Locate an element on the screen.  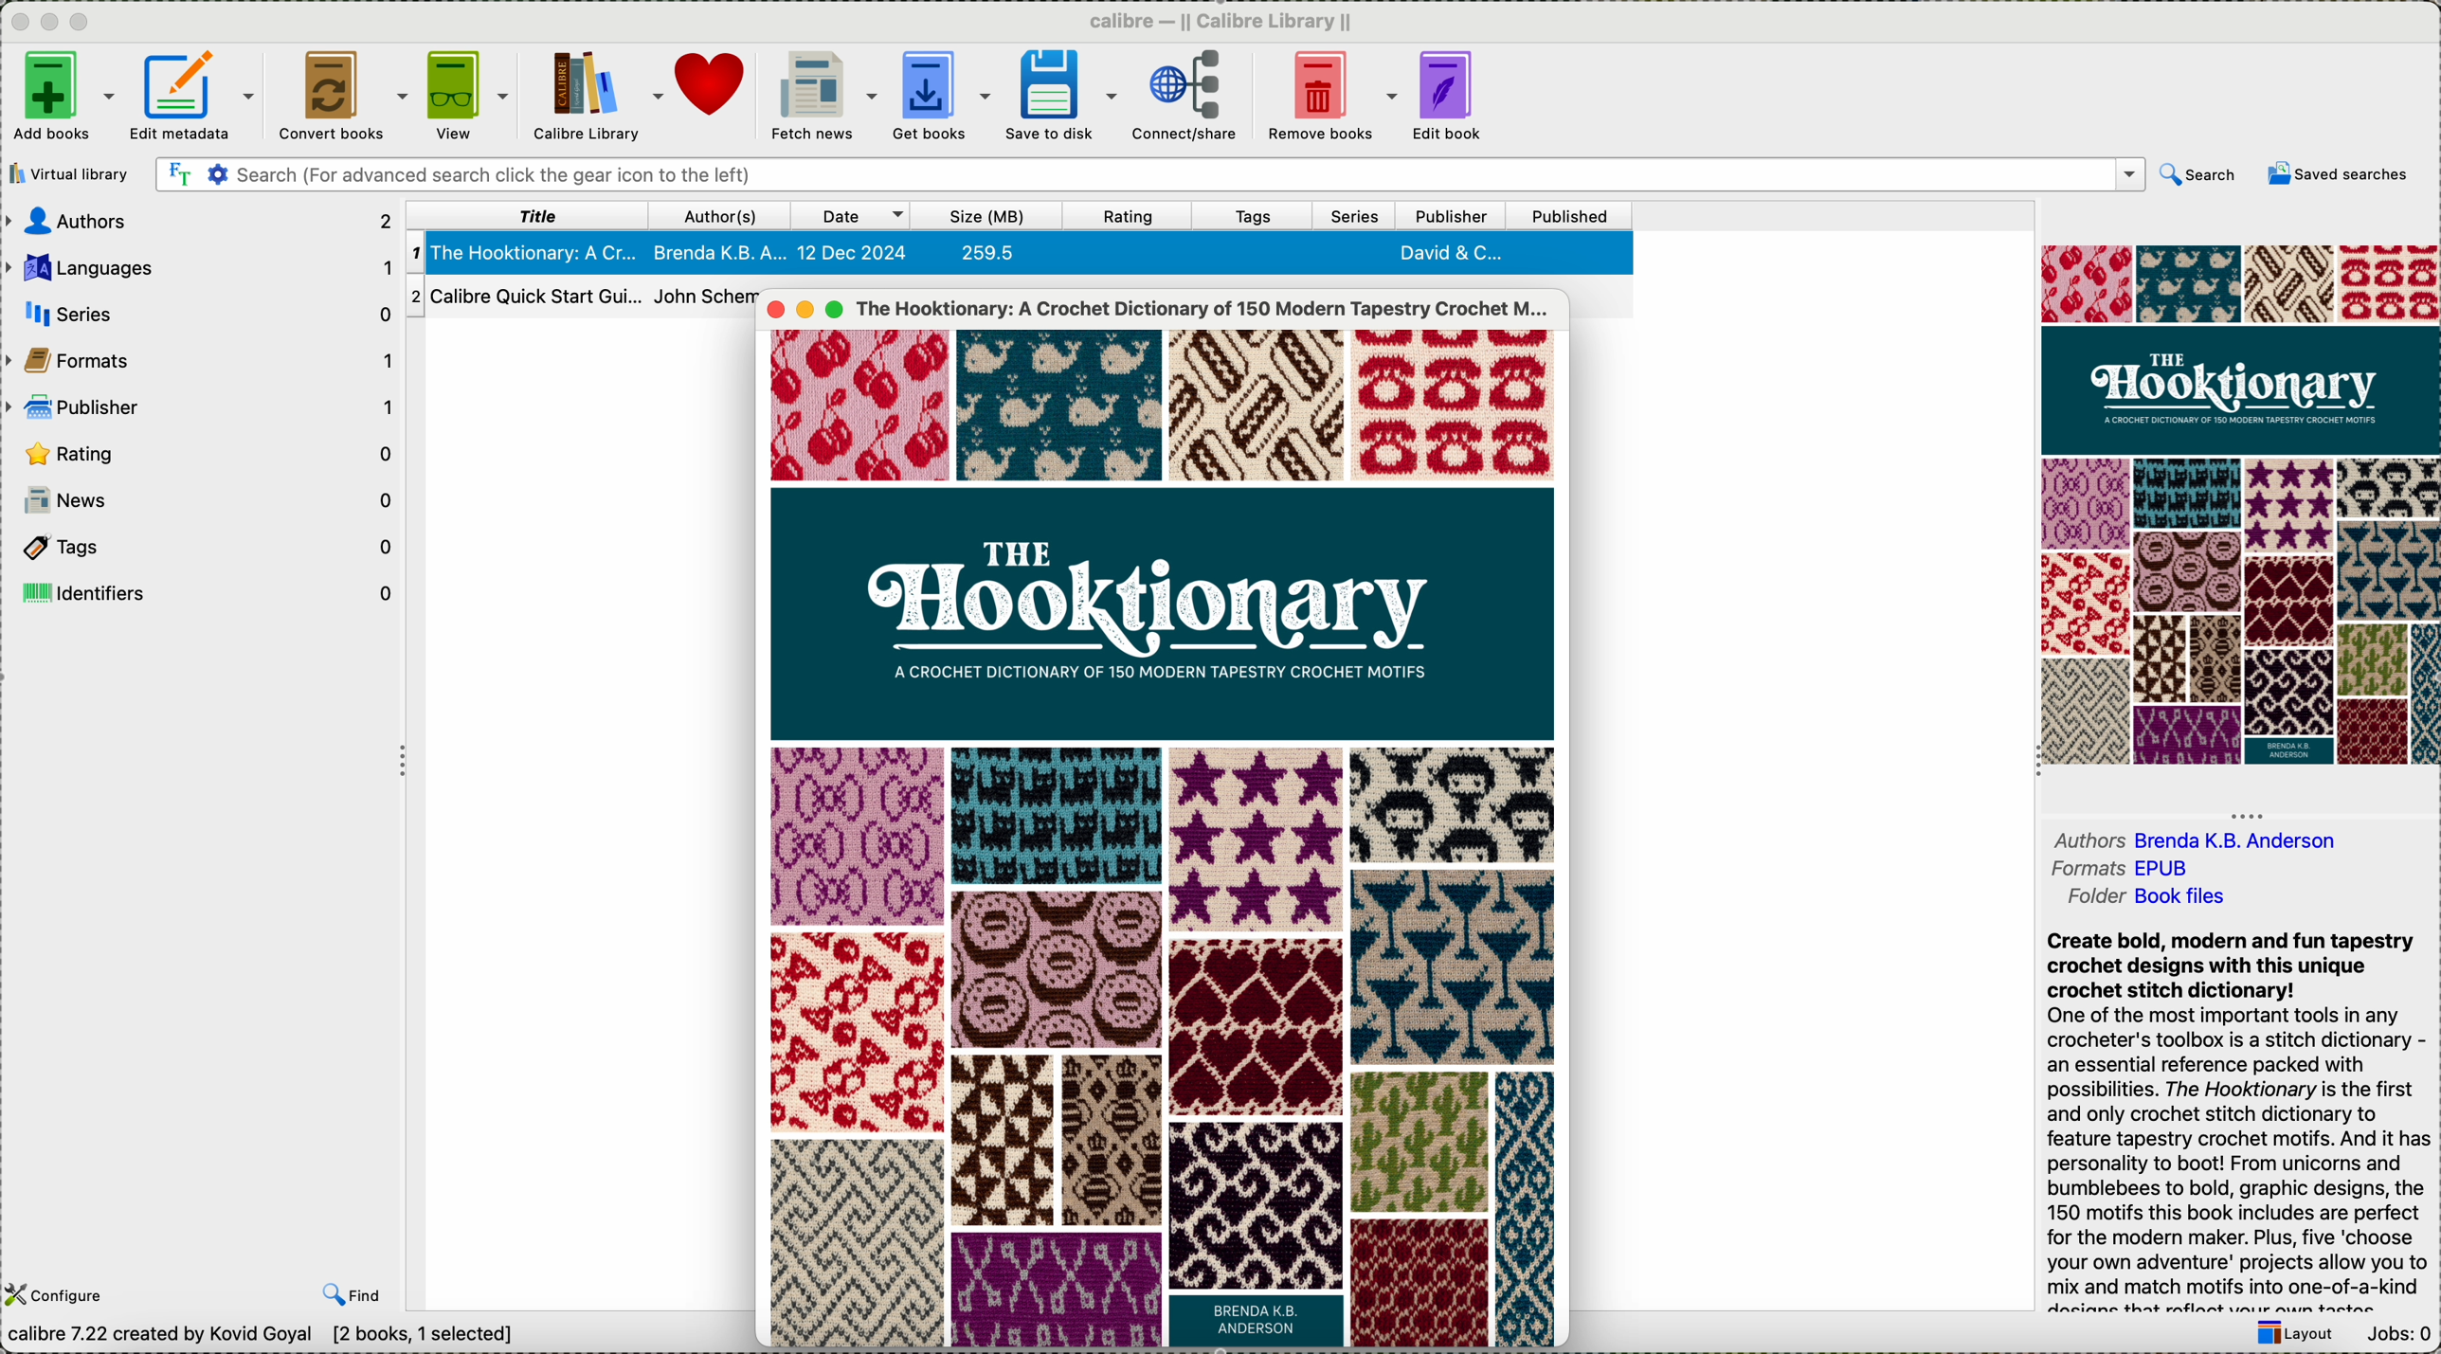
author(s) is located at coordinates (721, 216).